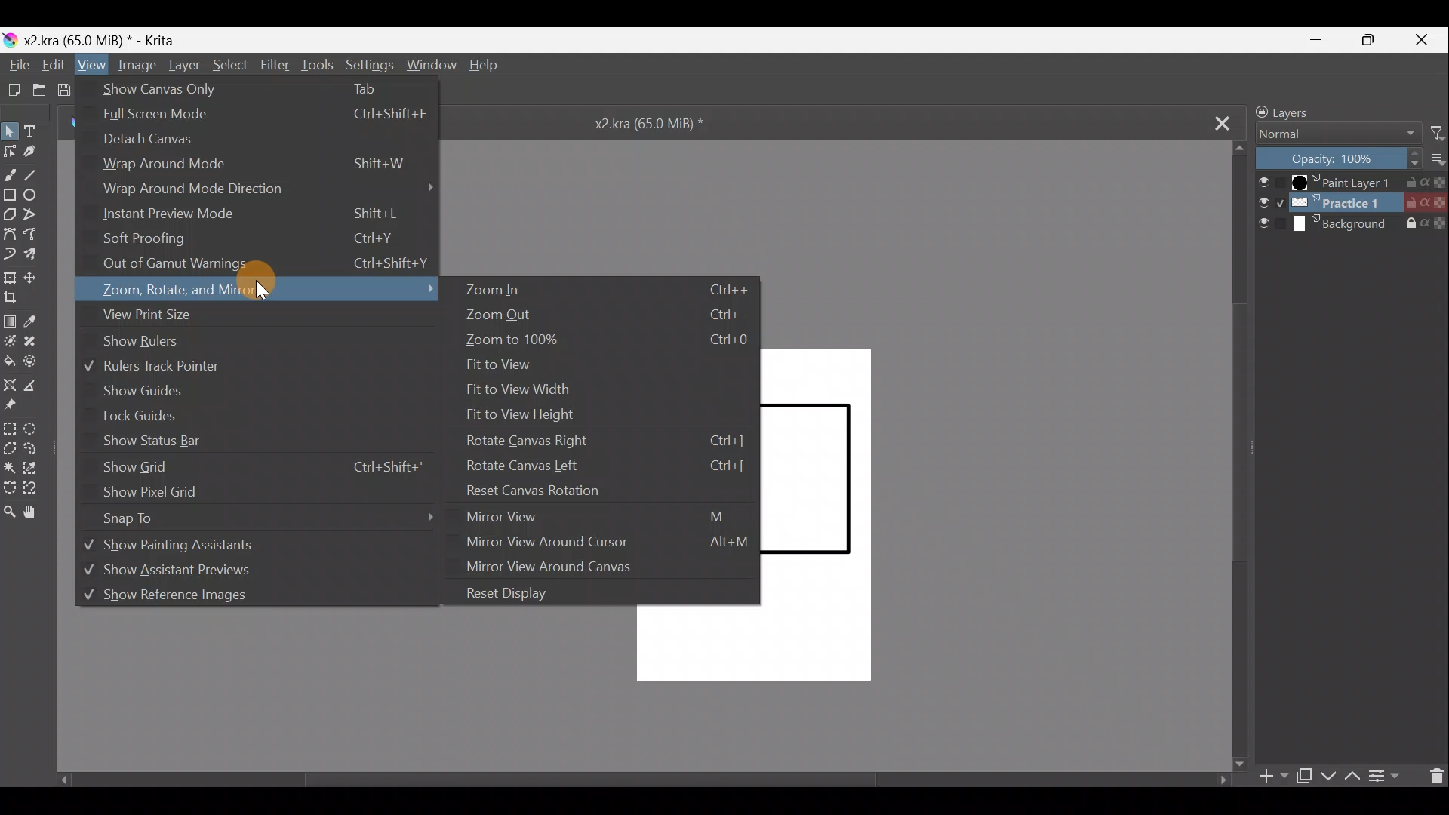 The height and width of the screenshot is (815, 1449). Describe the element at coordinates (369, 63) in the screenshot. I see `Settings` at that location.